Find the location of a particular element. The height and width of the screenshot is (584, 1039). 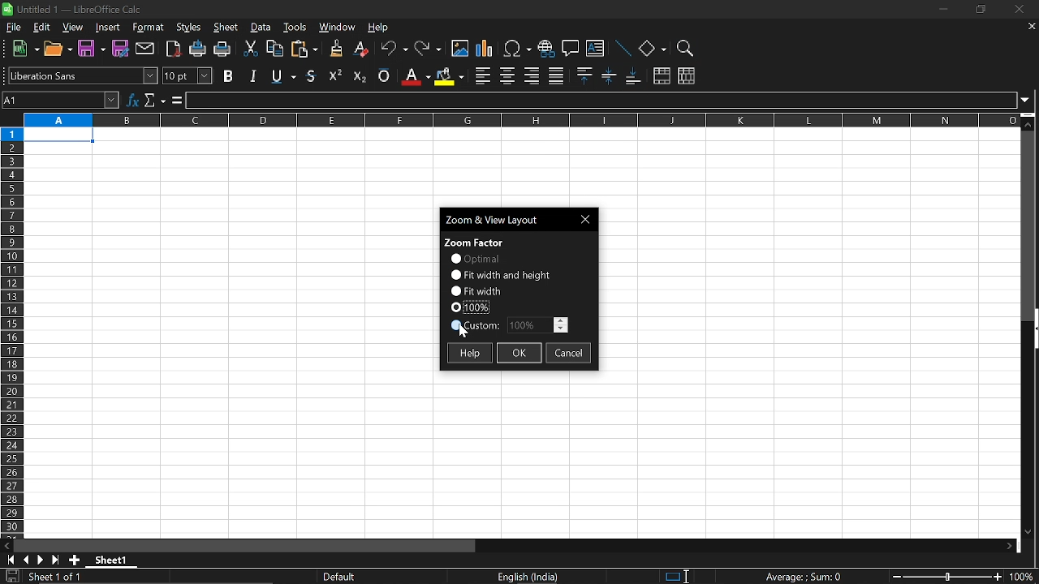

overline is located at coordinates (384, 74).